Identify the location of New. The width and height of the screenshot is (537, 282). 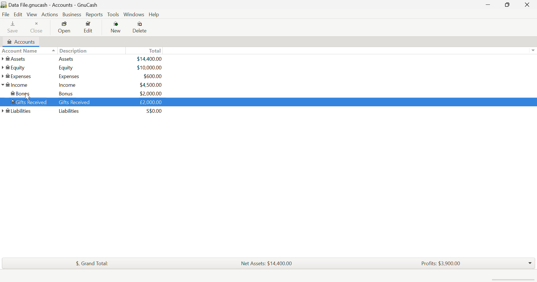
(116, 29).